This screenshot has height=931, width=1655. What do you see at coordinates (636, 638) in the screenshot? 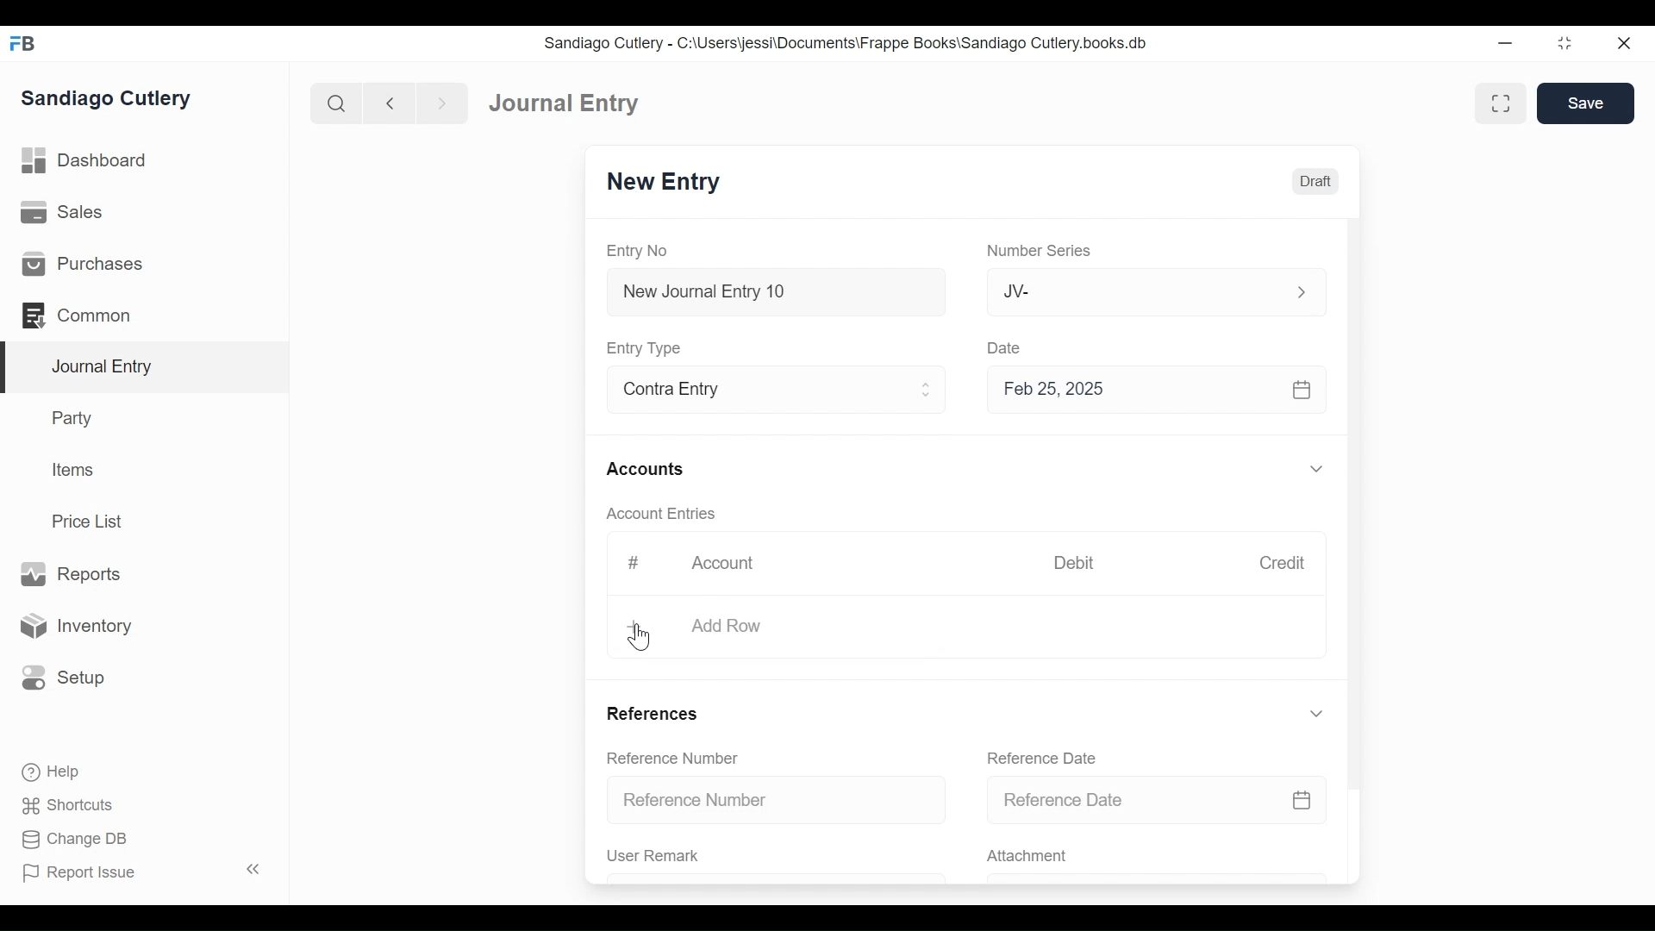
I see `Cursor` at bounding box center [636, 638].